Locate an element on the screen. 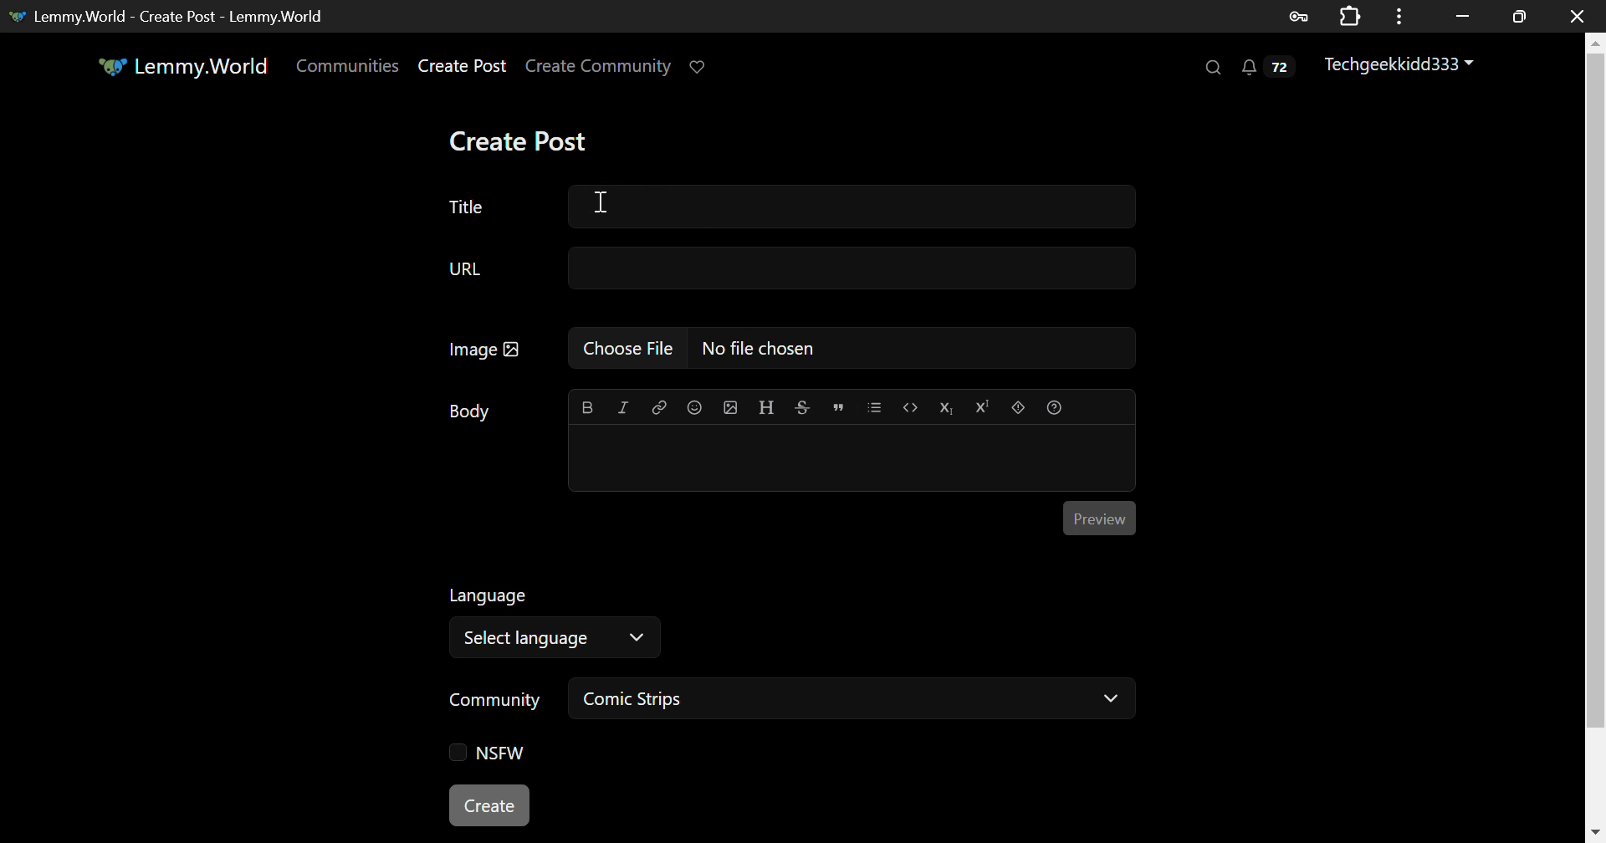 This screenshot has height=843, width=1606. Restore Down is located at coordinates (1464, 14).